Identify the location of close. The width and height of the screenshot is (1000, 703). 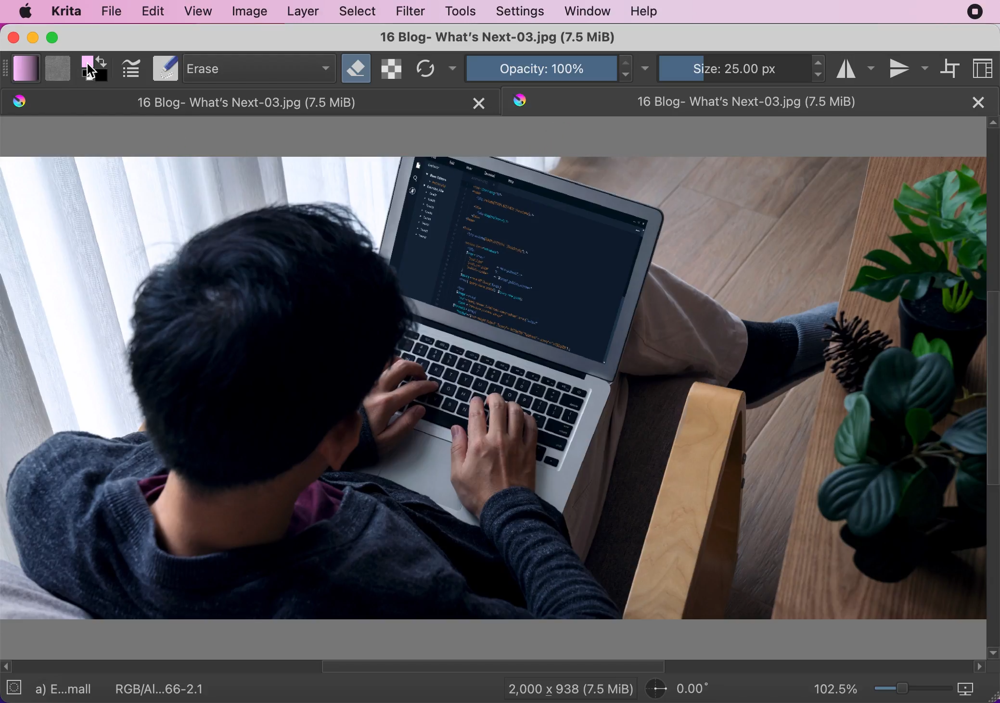
(980, 102).